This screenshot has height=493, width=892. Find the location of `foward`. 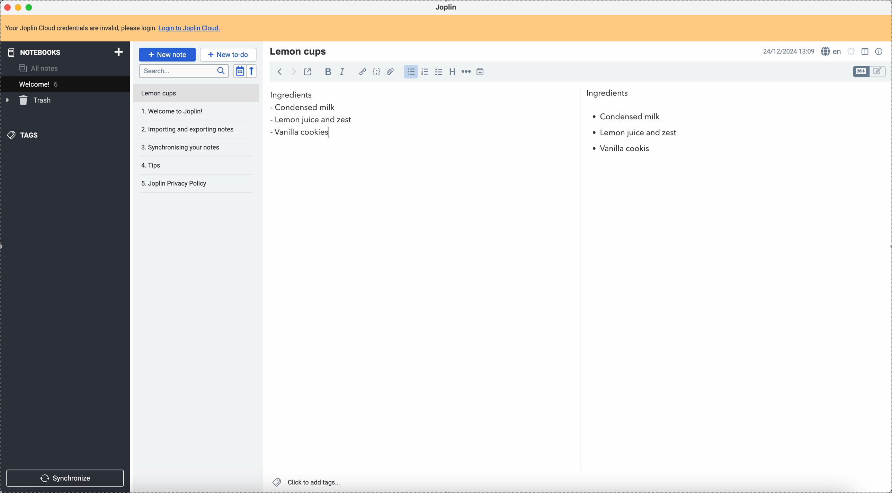

foward is located at coordinates (293, 72).